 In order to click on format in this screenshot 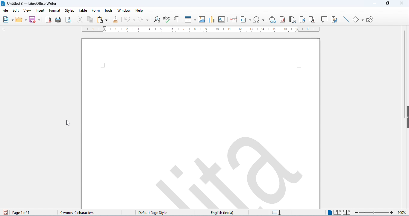, I will do `click(54, 11)`.